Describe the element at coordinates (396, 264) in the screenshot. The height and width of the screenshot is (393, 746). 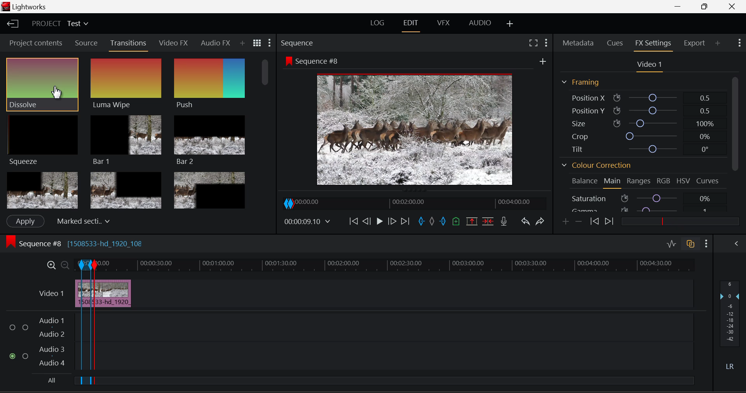
I see `Project Timeline` at that location.